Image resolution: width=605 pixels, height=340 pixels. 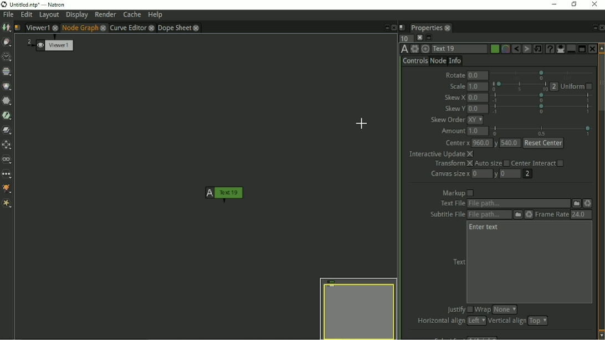 What do you see at coordinates (596, 6) in the screenshot?
I see `Close` at bounding box center [596, 6].